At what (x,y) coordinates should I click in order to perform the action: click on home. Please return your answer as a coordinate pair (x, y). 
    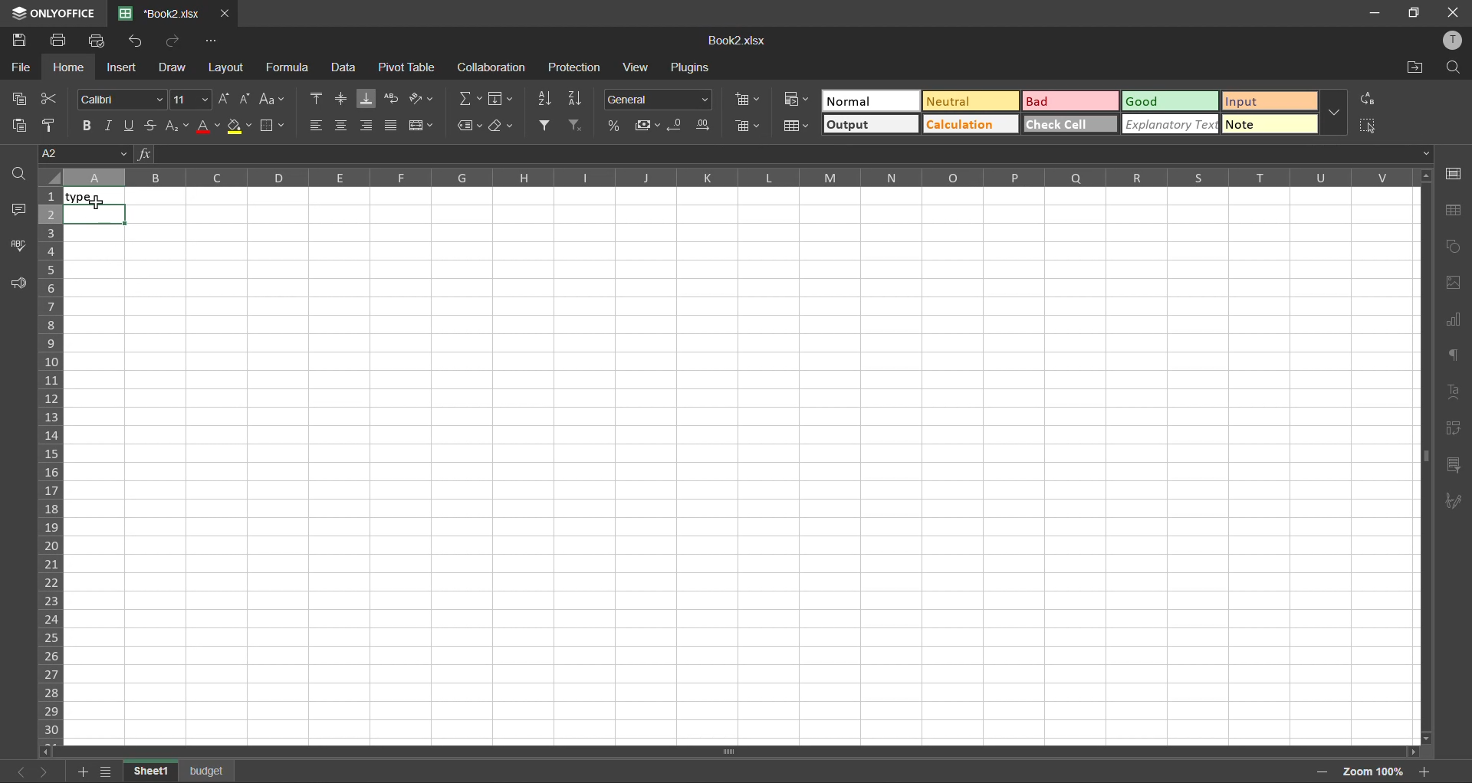
    Looking at the image, I should click on (67, 67).